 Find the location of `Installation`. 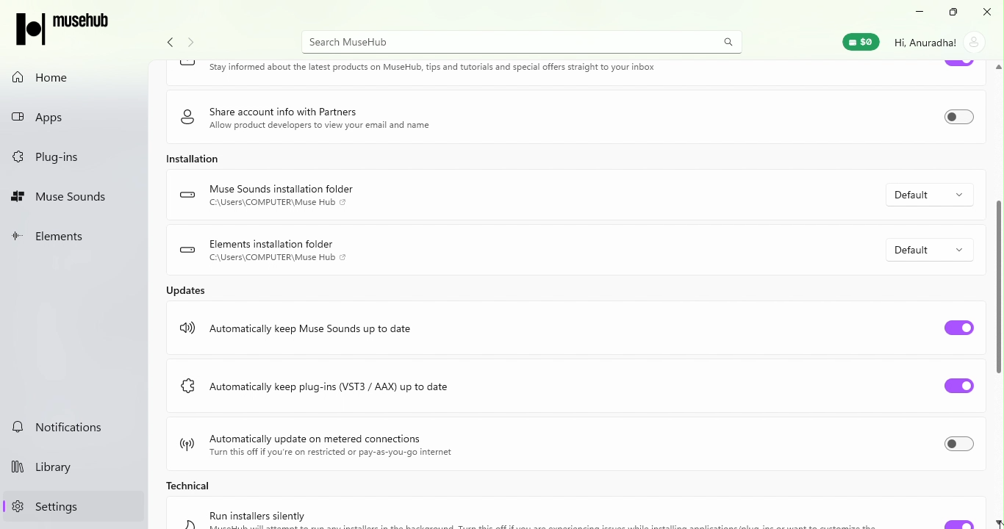

Installation is located at coordinates (193, 158).